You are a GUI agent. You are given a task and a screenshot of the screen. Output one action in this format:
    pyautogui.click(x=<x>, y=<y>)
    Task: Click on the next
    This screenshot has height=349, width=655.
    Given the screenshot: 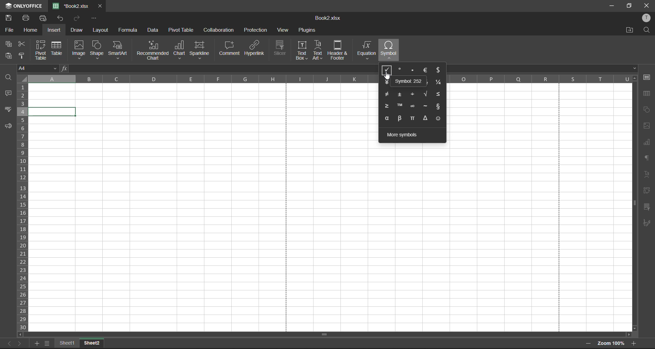 What is the action you would take?
    pyautogui.click(x=20, y=343)
    